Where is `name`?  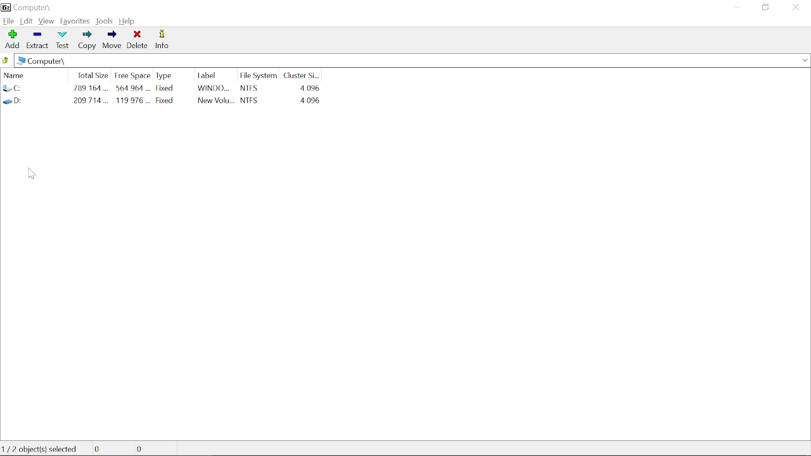
name is located at coordinates (32, 74).